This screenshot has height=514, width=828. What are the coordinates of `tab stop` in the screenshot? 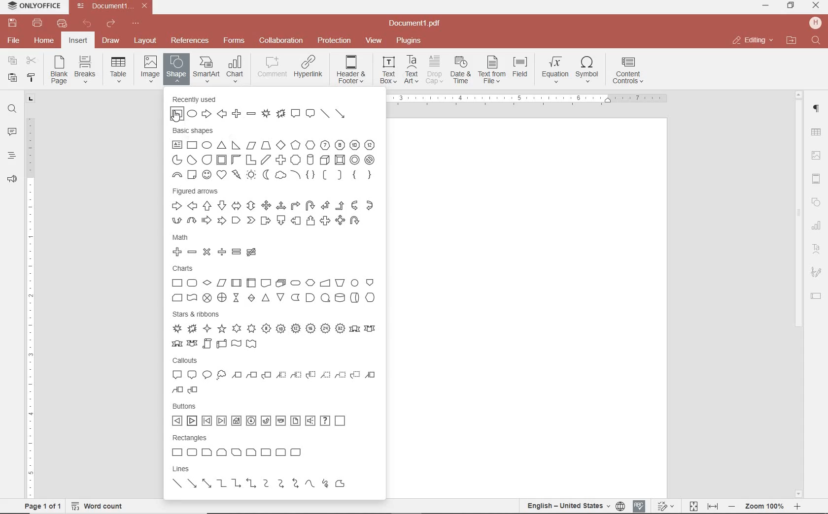 It's located at (31, 98).